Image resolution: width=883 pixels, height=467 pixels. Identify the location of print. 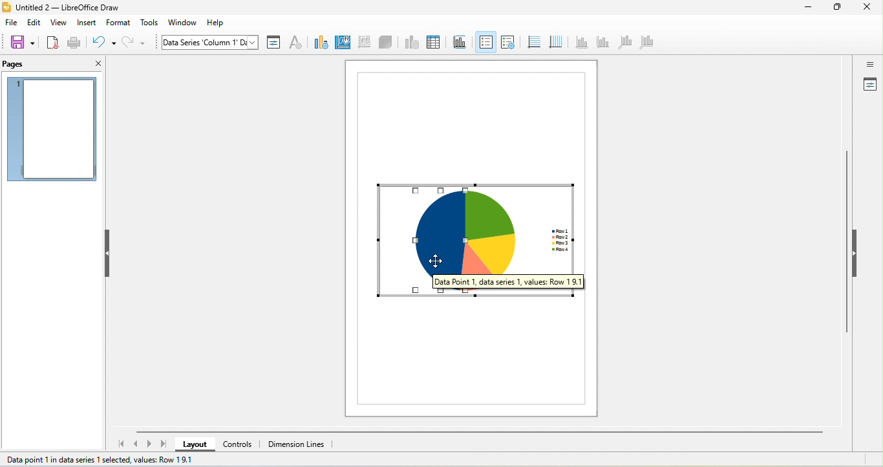
(74, 44).